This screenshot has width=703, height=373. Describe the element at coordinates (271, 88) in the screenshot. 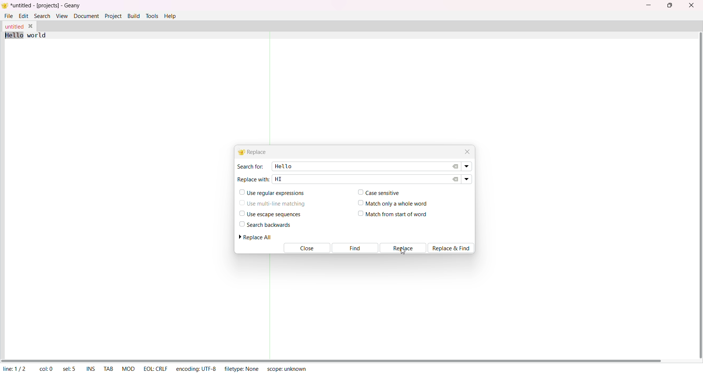

I see `Separator` at that location.